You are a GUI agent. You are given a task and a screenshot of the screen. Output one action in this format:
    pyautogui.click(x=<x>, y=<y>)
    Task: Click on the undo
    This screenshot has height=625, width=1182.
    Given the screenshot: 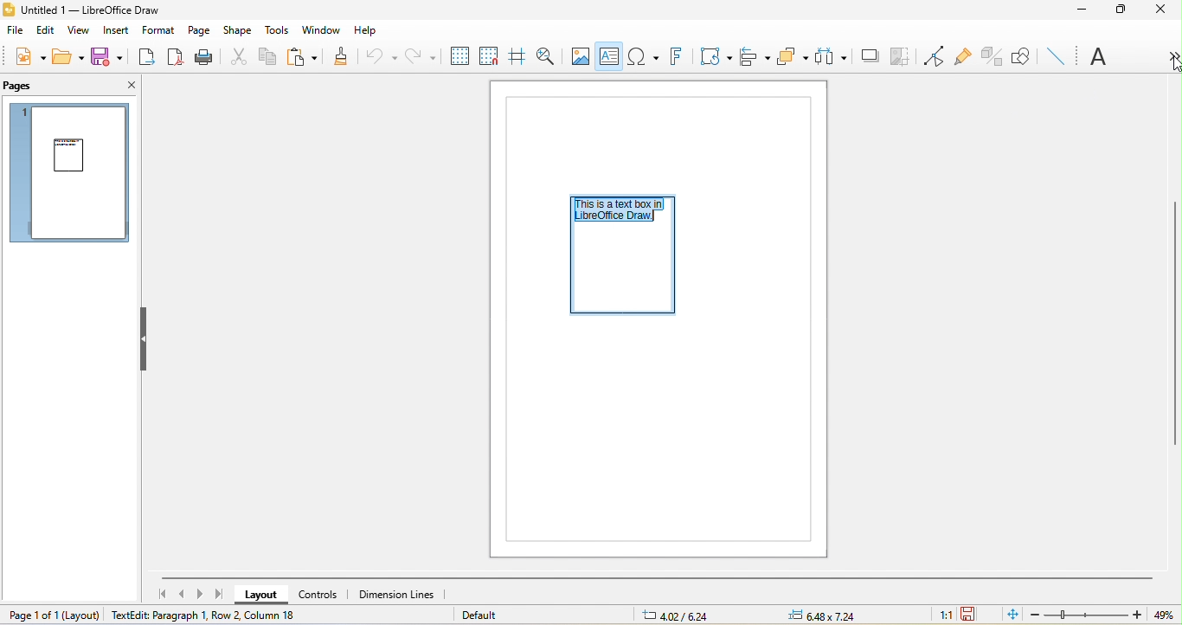 What is the action you would take?
    pyautogui.click(x=384, y=56)
    